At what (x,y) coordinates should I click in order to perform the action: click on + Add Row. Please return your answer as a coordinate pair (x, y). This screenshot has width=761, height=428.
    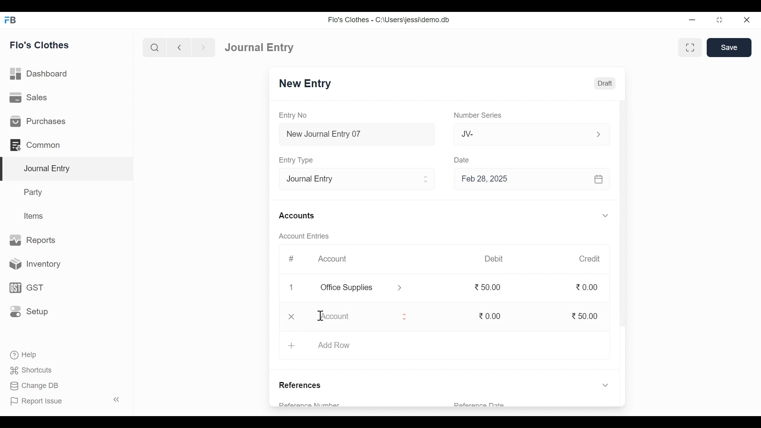
    Looking at the image, I should click on (331, 346).